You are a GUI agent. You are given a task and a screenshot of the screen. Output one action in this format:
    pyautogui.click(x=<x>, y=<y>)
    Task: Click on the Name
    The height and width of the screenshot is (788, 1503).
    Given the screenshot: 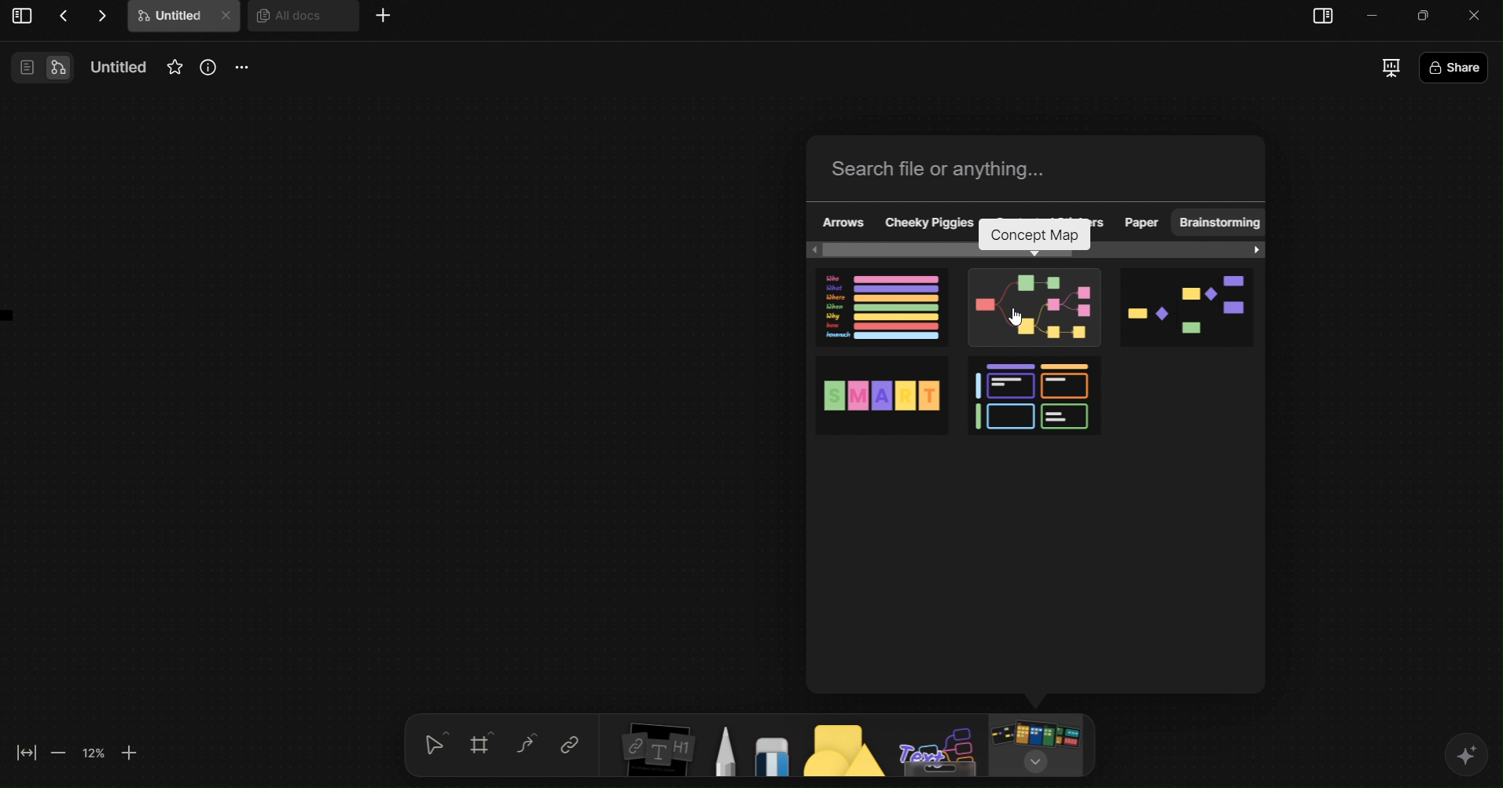 What is the action you would take?
    pyautogui.click(x=113, y=65)
    